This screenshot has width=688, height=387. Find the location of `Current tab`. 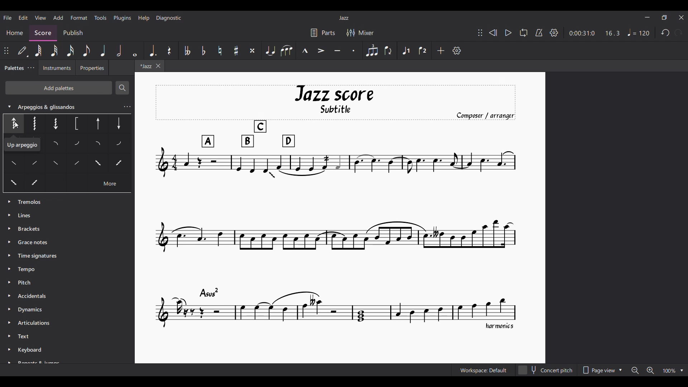

Current tab is located at coordinates (144, 66).